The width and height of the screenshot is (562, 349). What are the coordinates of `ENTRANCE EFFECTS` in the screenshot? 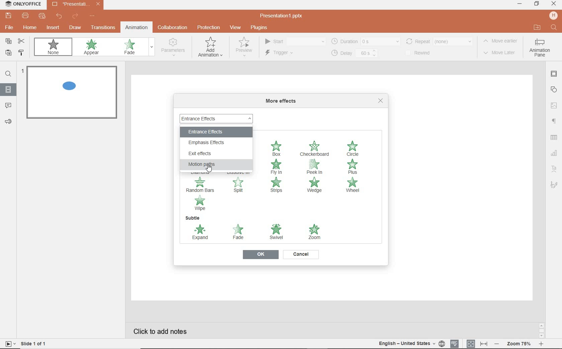 It's located at (210, 131).